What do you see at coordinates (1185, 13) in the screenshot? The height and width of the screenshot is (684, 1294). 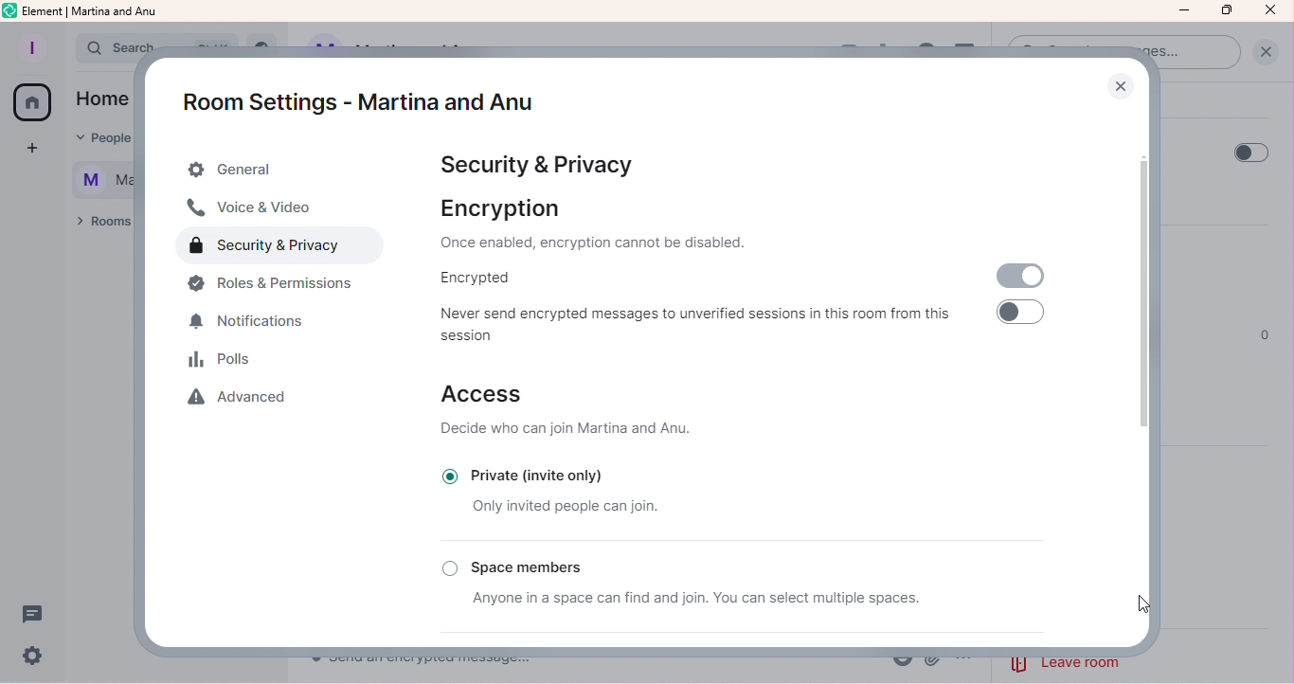 I see `Minimize` at bounding box center [1185, 13].